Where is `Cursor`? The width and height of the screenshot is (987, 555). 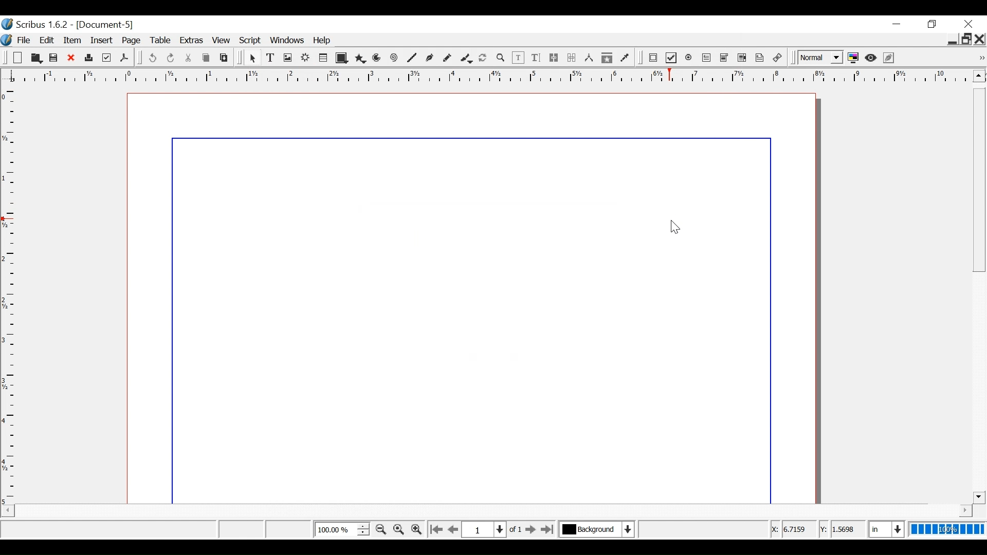 Cursor is located at coordinates (673, 227).